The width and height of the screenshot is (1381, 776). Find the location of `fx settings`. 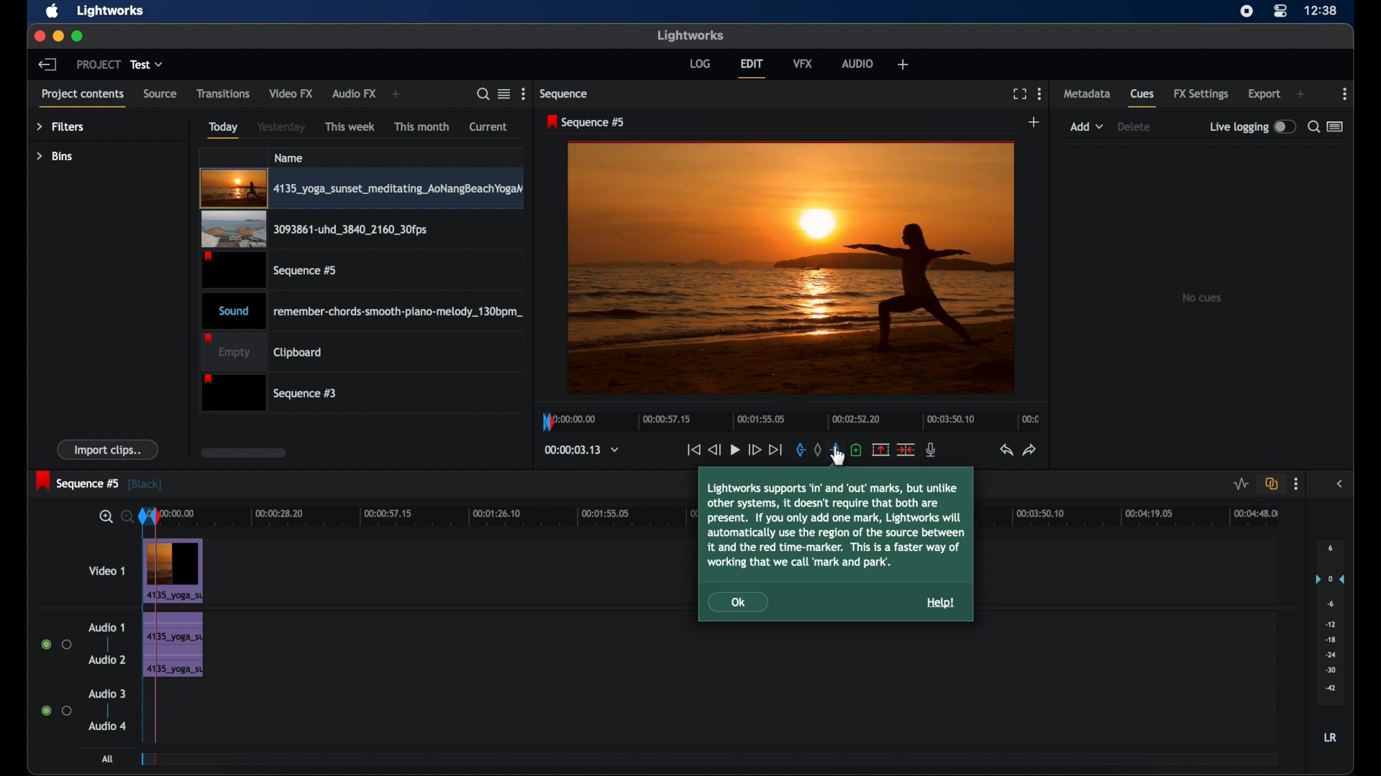

fx settings is located at coordinates (1201, 94).